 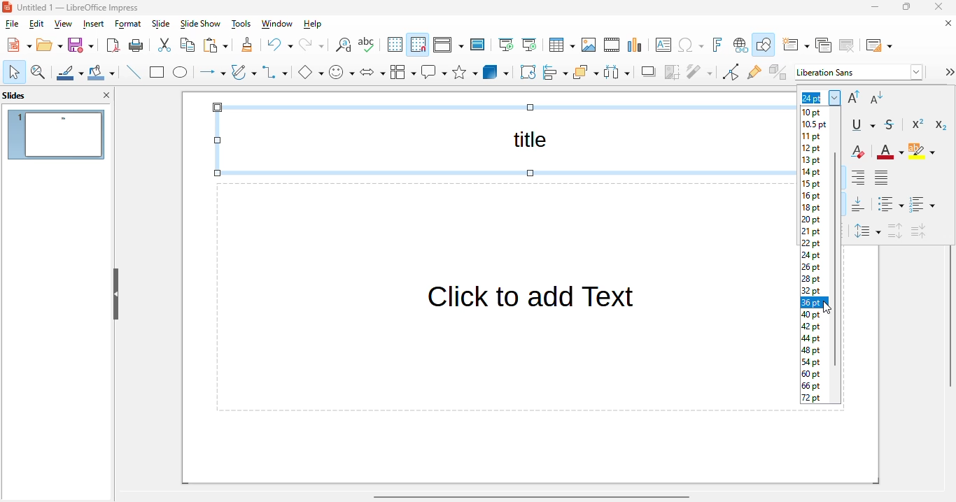 What do you see at coordinates (811, 185) in the screenshot?
I see `15 pt` at bounding box center [811, 185].